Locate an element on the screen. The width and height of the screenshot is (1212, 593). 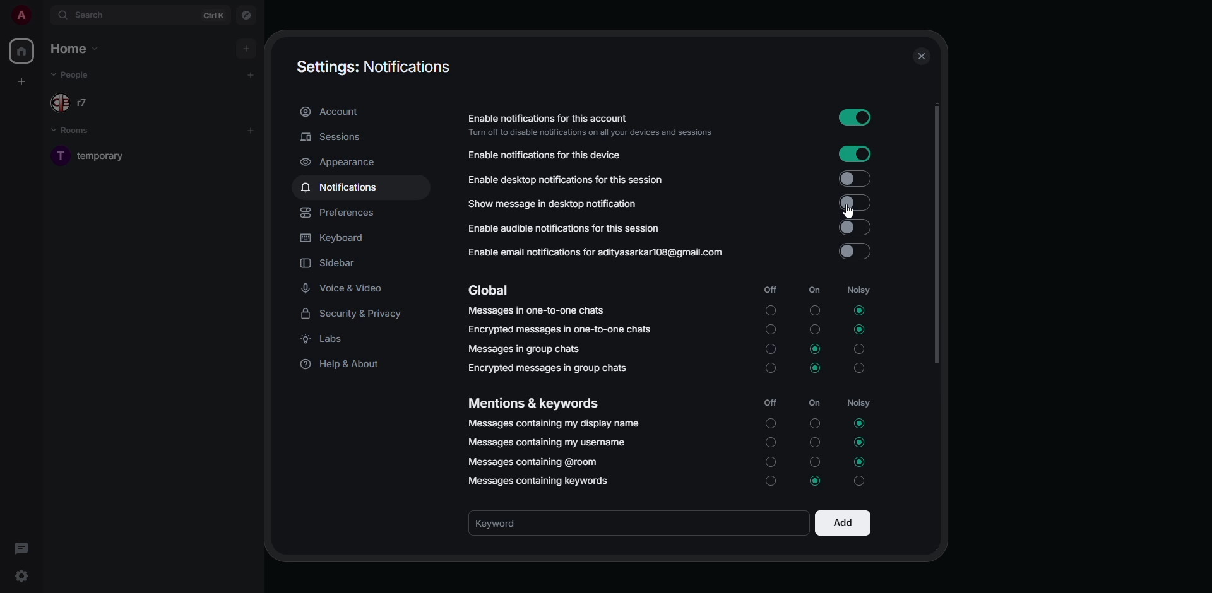
selected is located at coordinates (858, 310).